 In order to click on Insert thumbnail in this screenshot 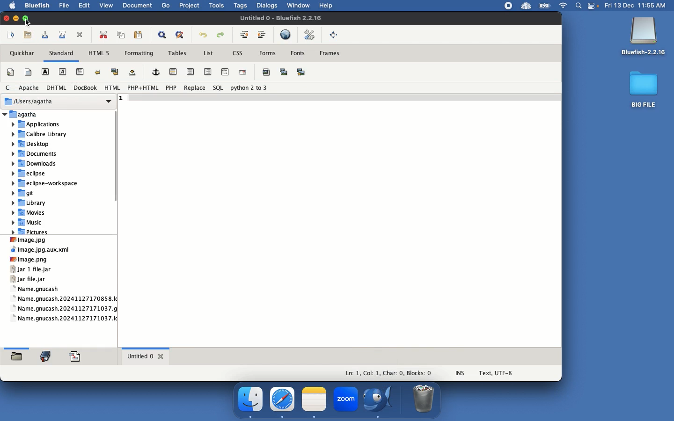, I will do `click(284, 72)`.